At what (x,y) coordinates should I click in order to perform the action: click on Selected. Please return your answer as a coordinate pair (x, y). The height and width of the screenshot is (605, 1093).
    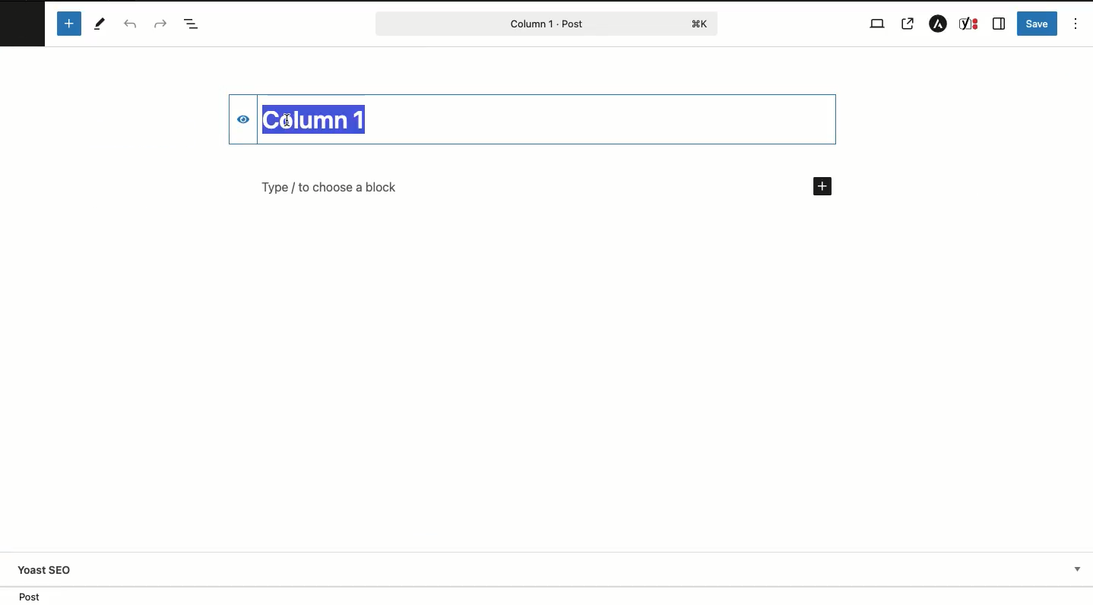
    Looking at the image, I should click on (406, 115).